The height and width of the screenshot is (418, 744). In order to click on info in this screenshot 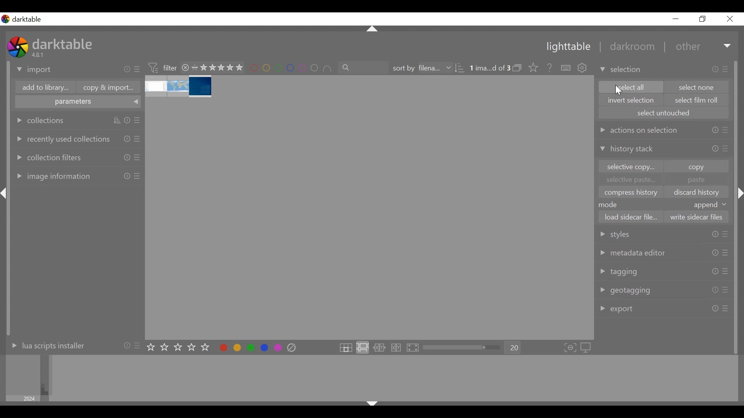, I will do `click(715, 130)`.